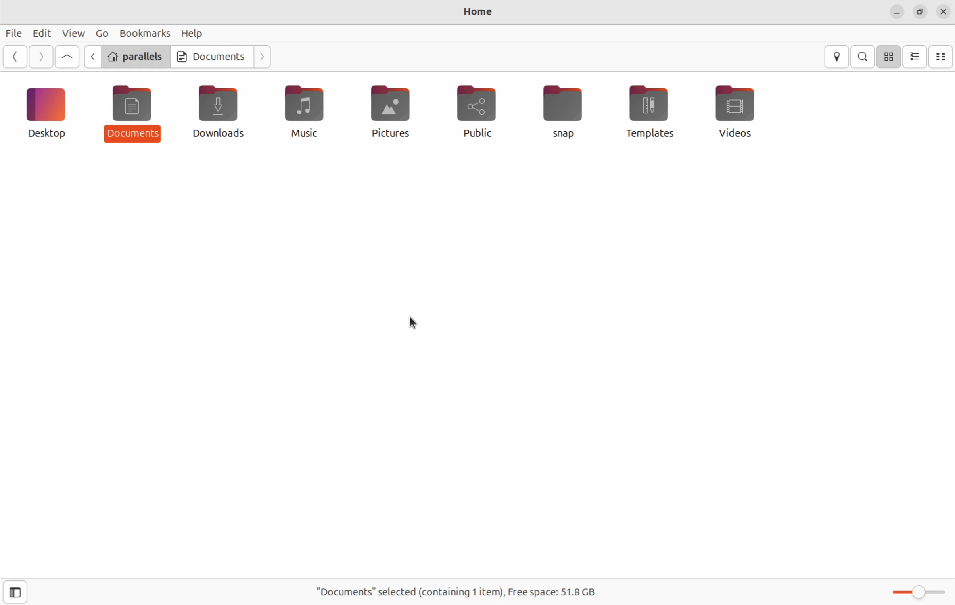 The image size is (955, 605). What do you see at coordinates (265, 57) in the screenshot?
I see `next` at bounding box center [265, 57].